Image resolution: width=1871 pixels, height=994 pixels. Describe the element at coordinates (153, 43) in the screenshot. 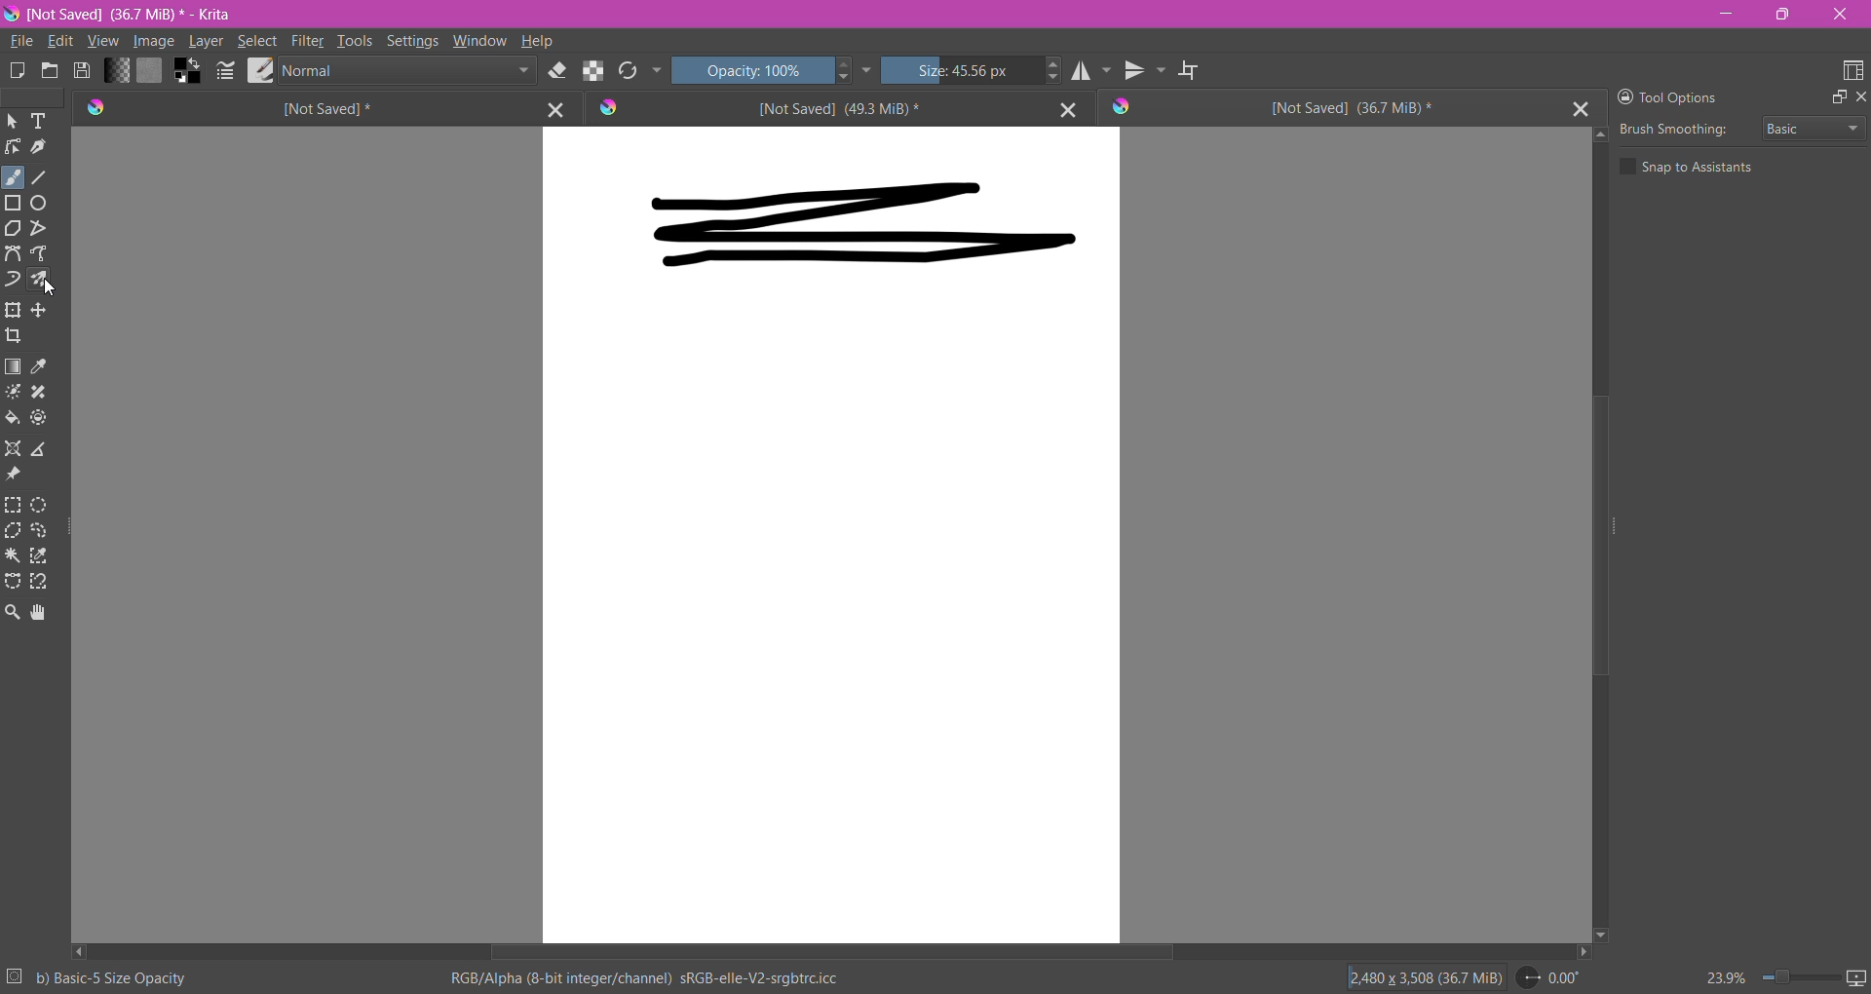

I see `Image` at that location.